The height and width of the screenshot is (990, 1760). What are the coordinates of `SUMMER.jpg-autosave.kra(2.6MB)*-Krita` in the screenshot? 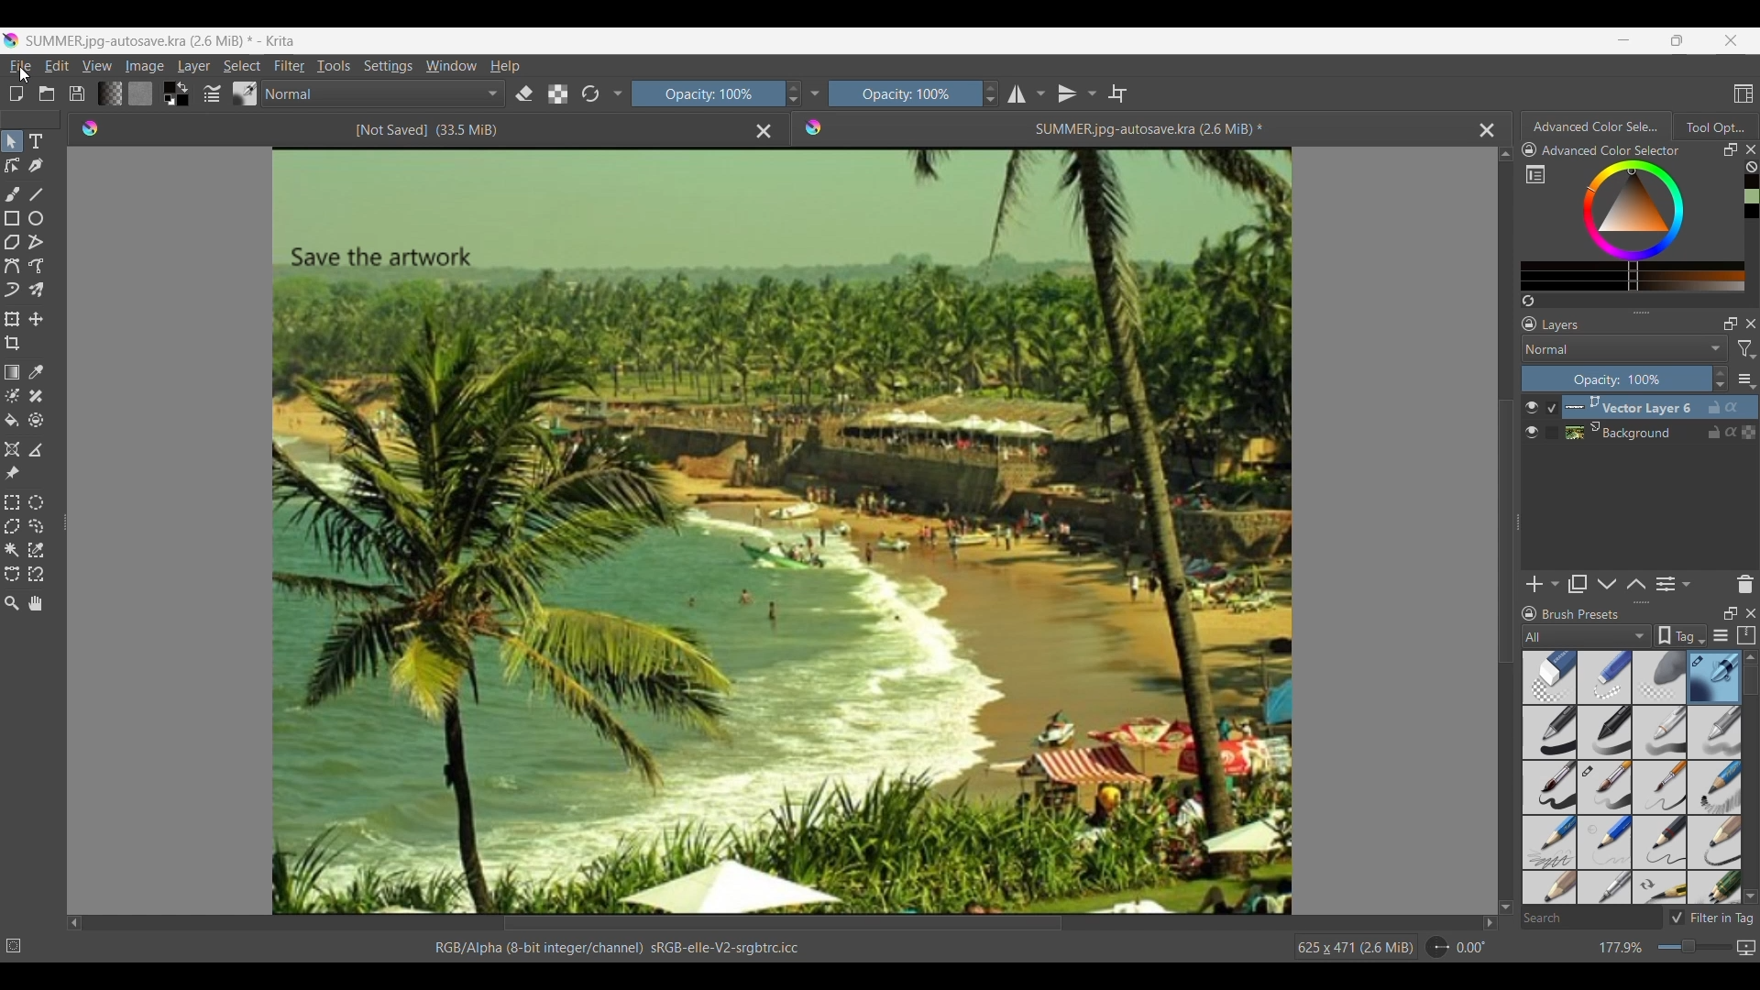 It's located at (163, 41).